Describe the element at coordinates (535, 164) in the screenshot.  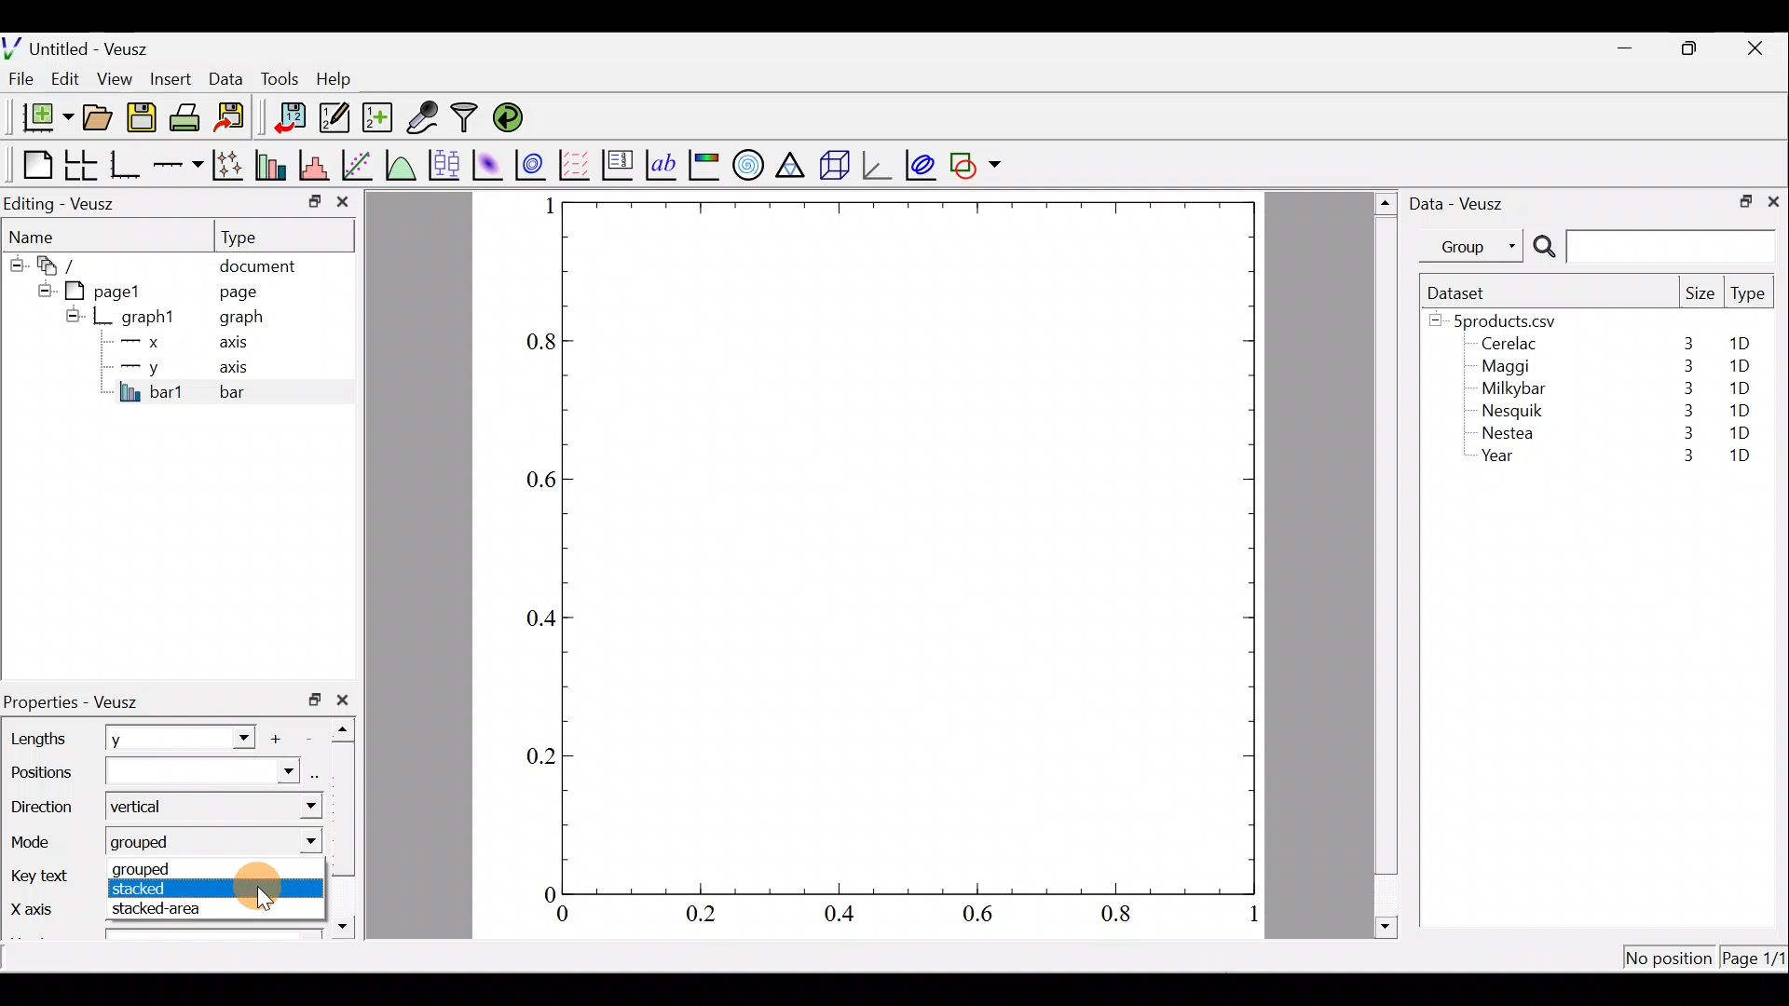
I see `Plot a 2d dataset as contours` at that location.